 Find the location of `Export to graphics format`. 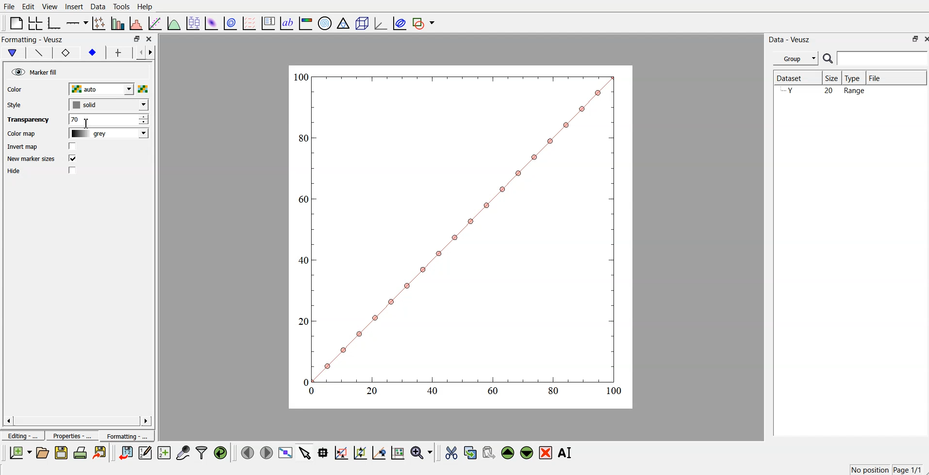

Export to graphics format is located at coordinates (101, 453).